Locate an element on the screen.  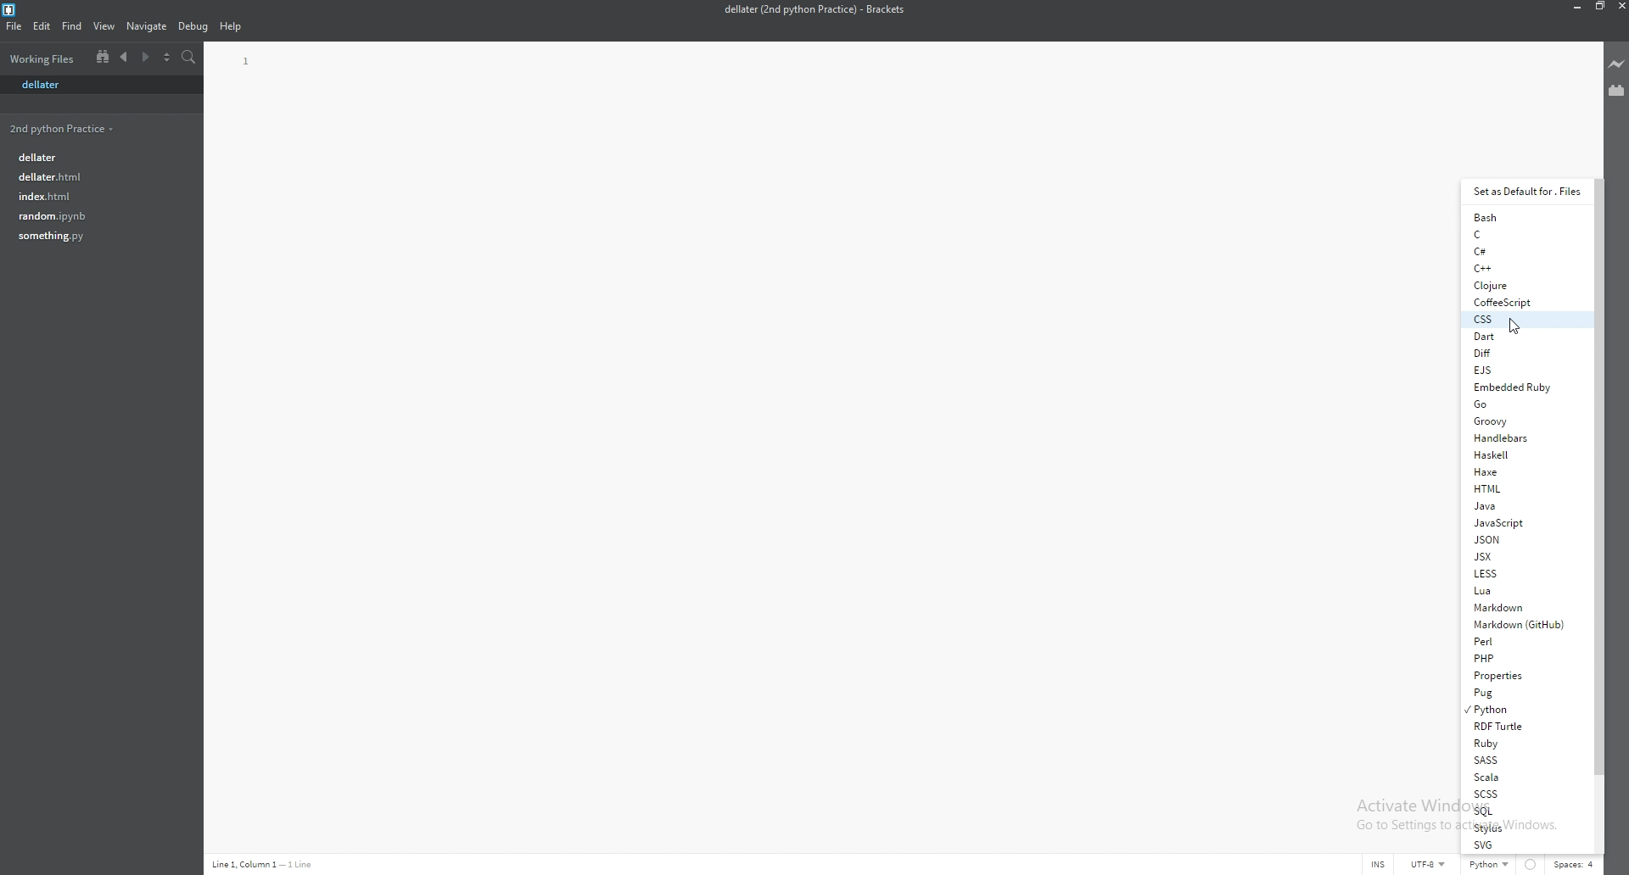
css is located at coordinates (1524, 320).